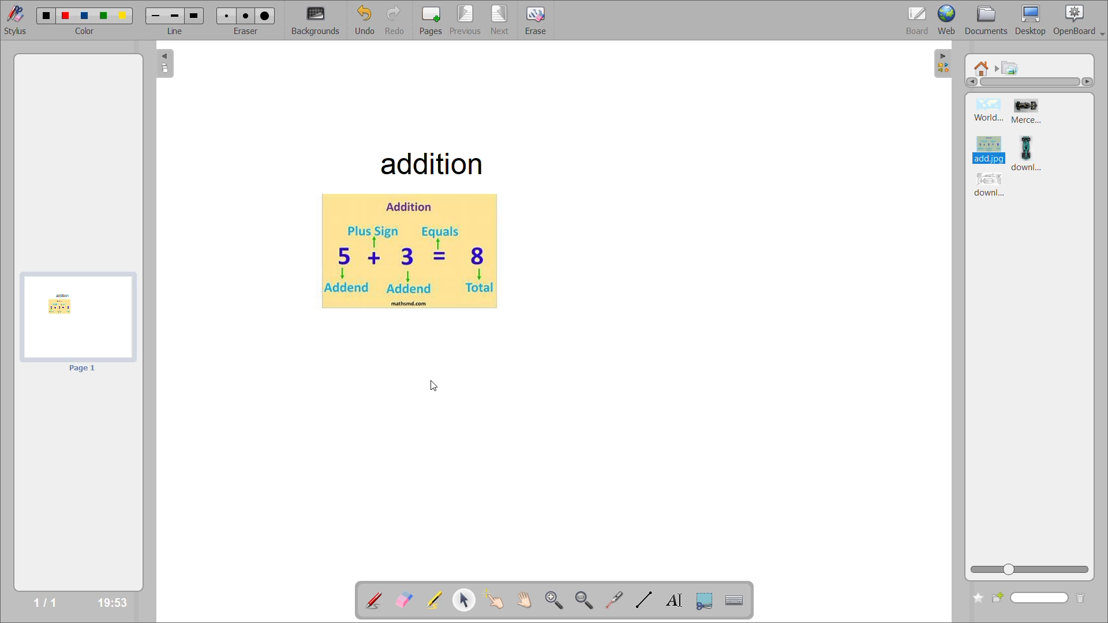 The height and width of the screenshot is (623, 1108). I want to click on add folder, so click(975, 599).